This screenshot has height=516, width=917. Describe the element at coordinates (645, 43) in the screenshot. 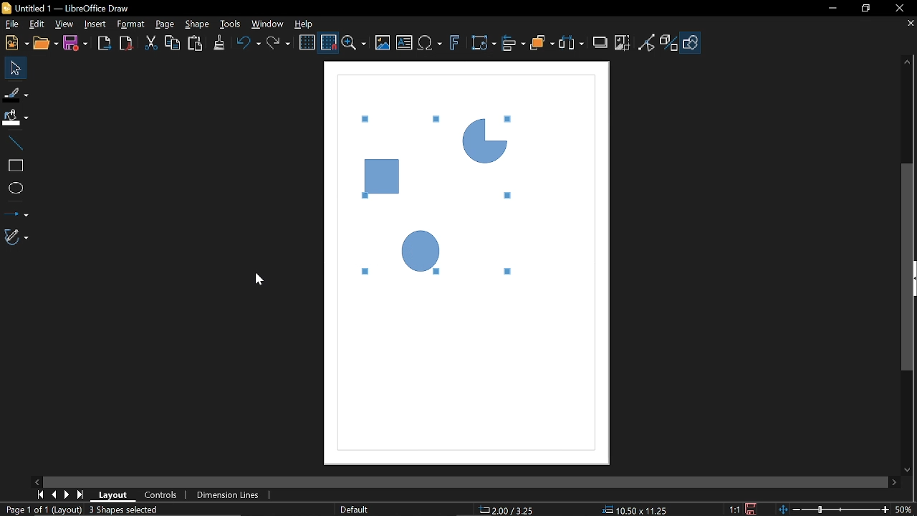

I see `Toggle point edit mode` at that location.